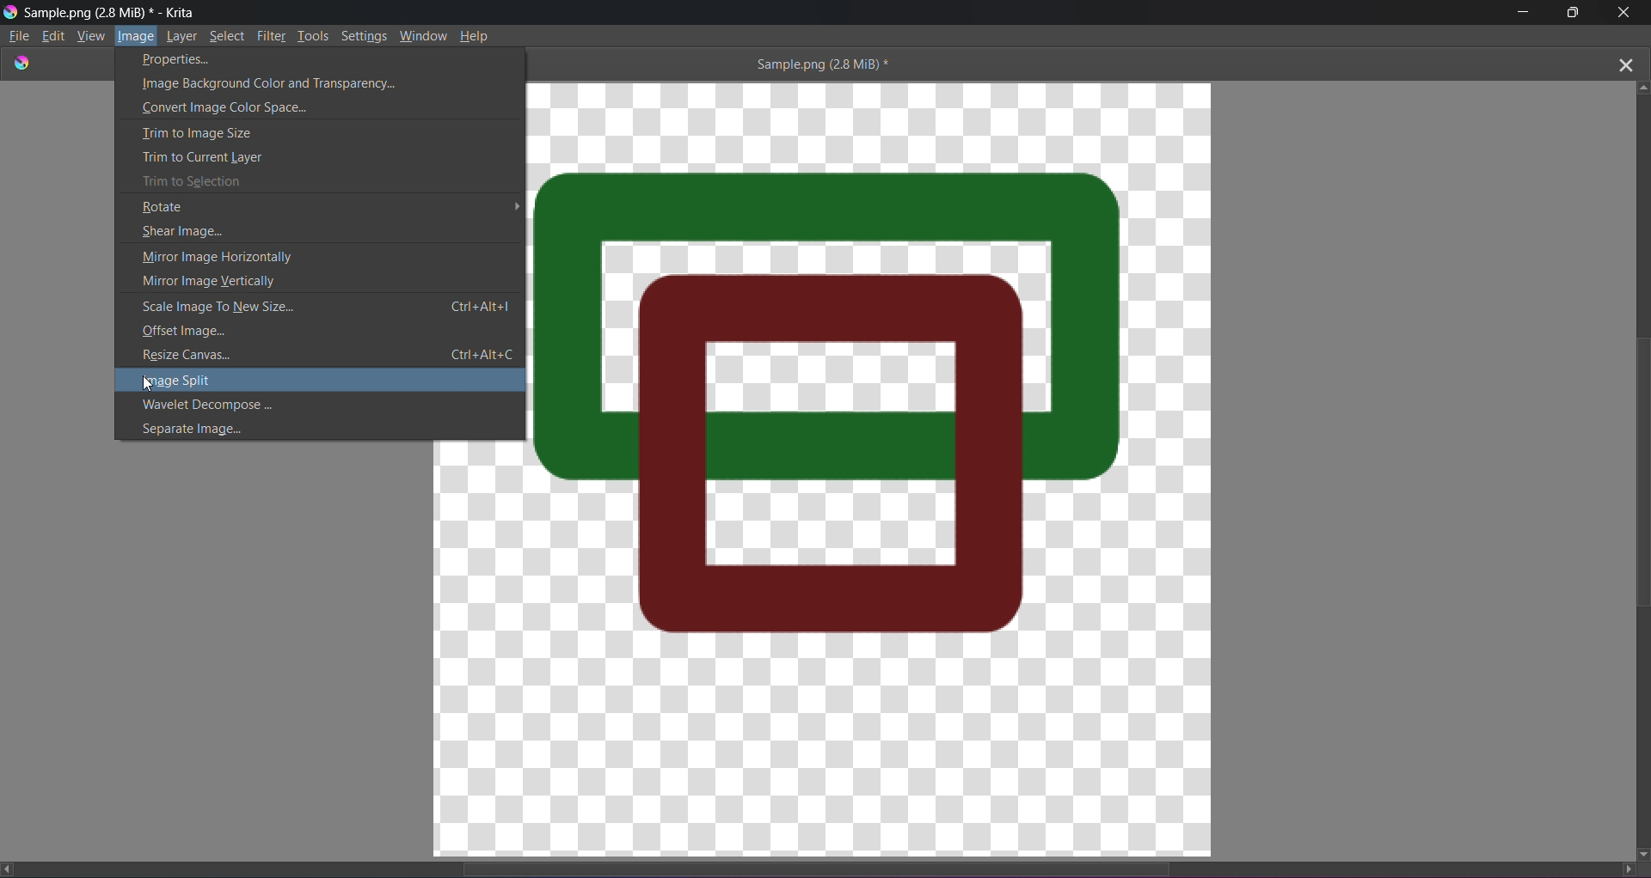 The height and width of the screenshot is (878, 1651). I want to click on Trim to Current Layer, so click(304, 155).